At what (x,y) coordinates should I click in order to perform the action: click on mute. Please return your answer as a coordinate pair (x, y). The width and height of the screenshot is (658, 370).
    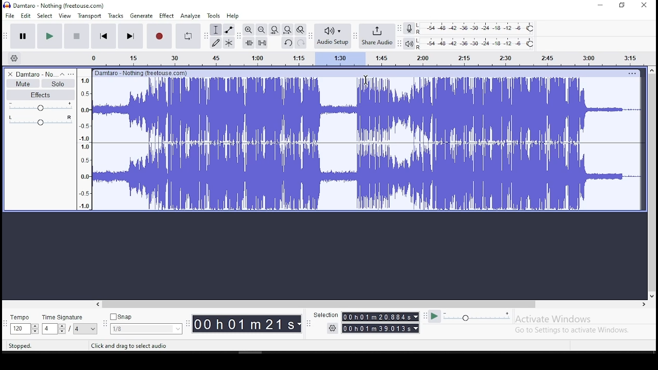
    Looking at the image, I should click on (23, 84).